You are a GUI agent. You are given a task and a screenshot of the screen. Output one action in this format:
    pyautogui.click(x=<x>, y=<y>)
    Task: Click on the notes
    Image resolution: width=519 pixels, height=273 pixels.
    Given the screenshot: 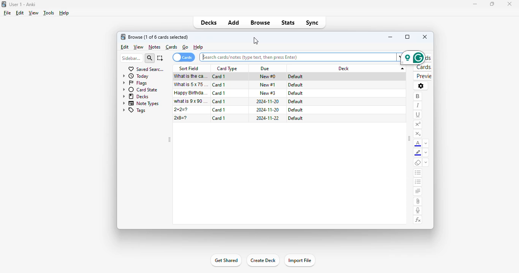 What is the action you would take?
    pyautogui.click(x=155, y=47)
    